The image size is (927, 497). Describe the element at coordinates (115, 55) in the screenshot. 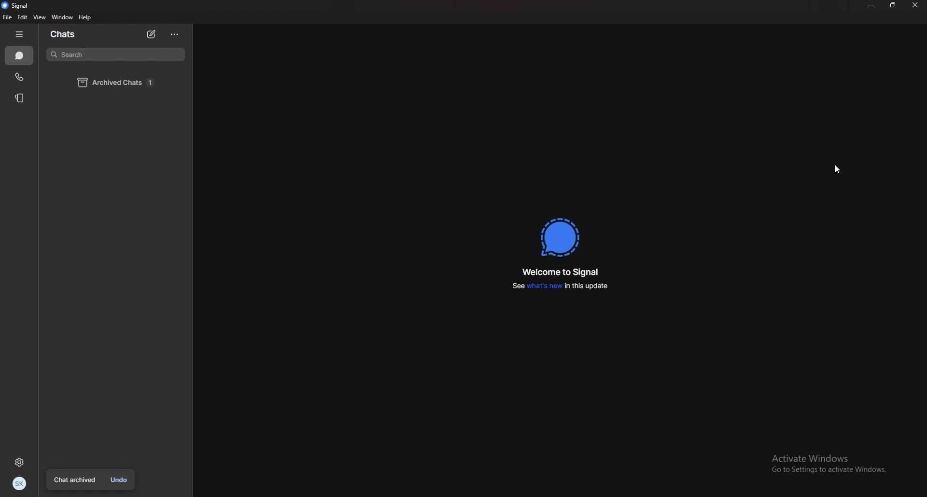

I see `Search bar` at that location.